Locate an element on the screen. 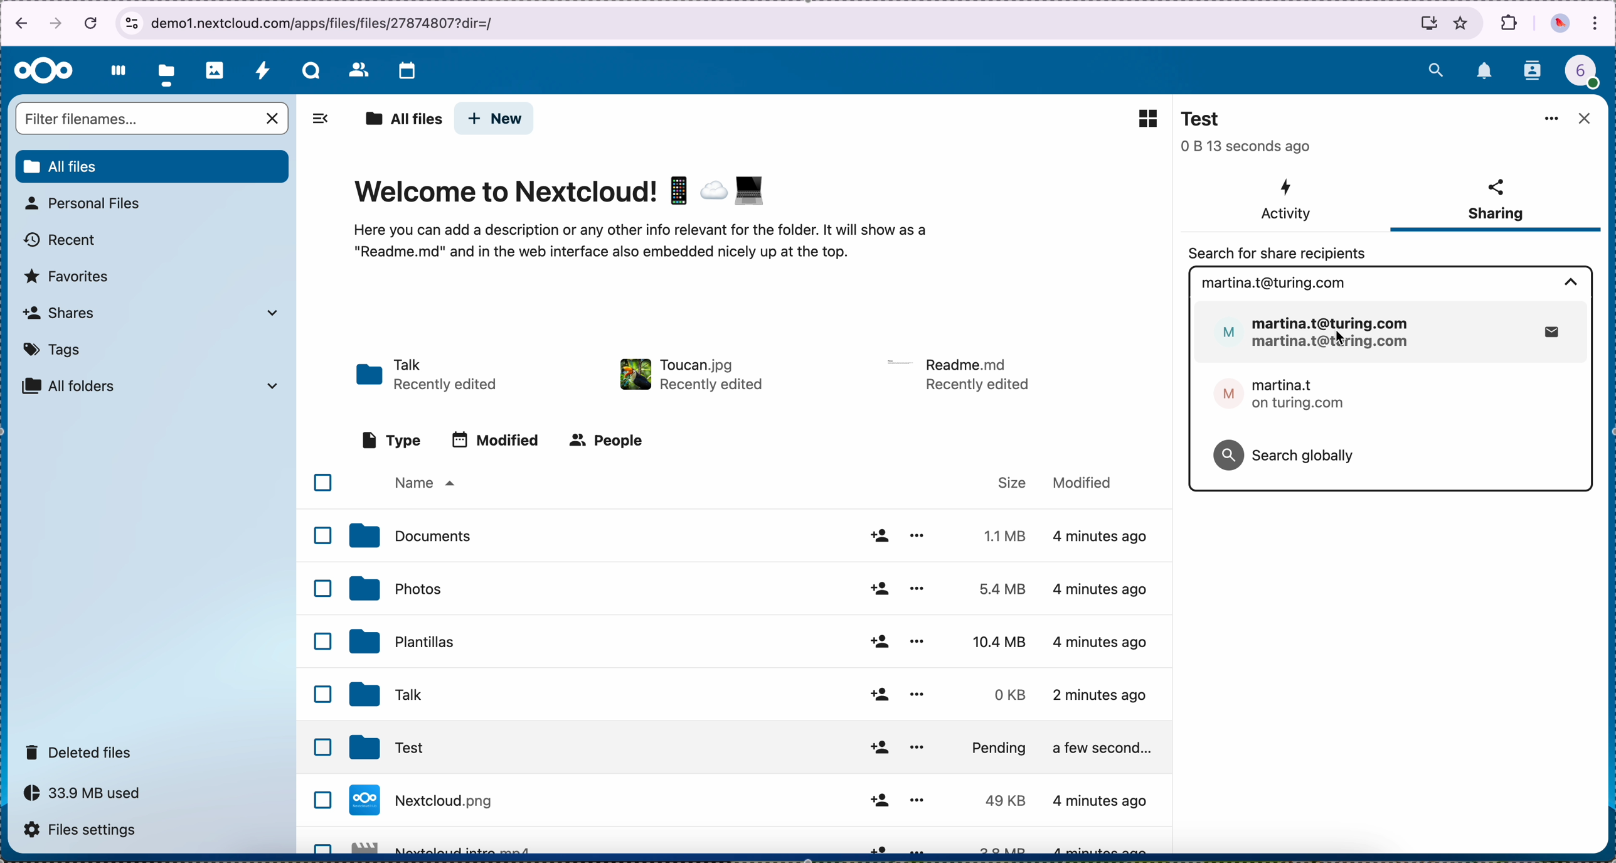 This screenshot has height=863, width=1616. toucan file is located at coordinates (689, 372).